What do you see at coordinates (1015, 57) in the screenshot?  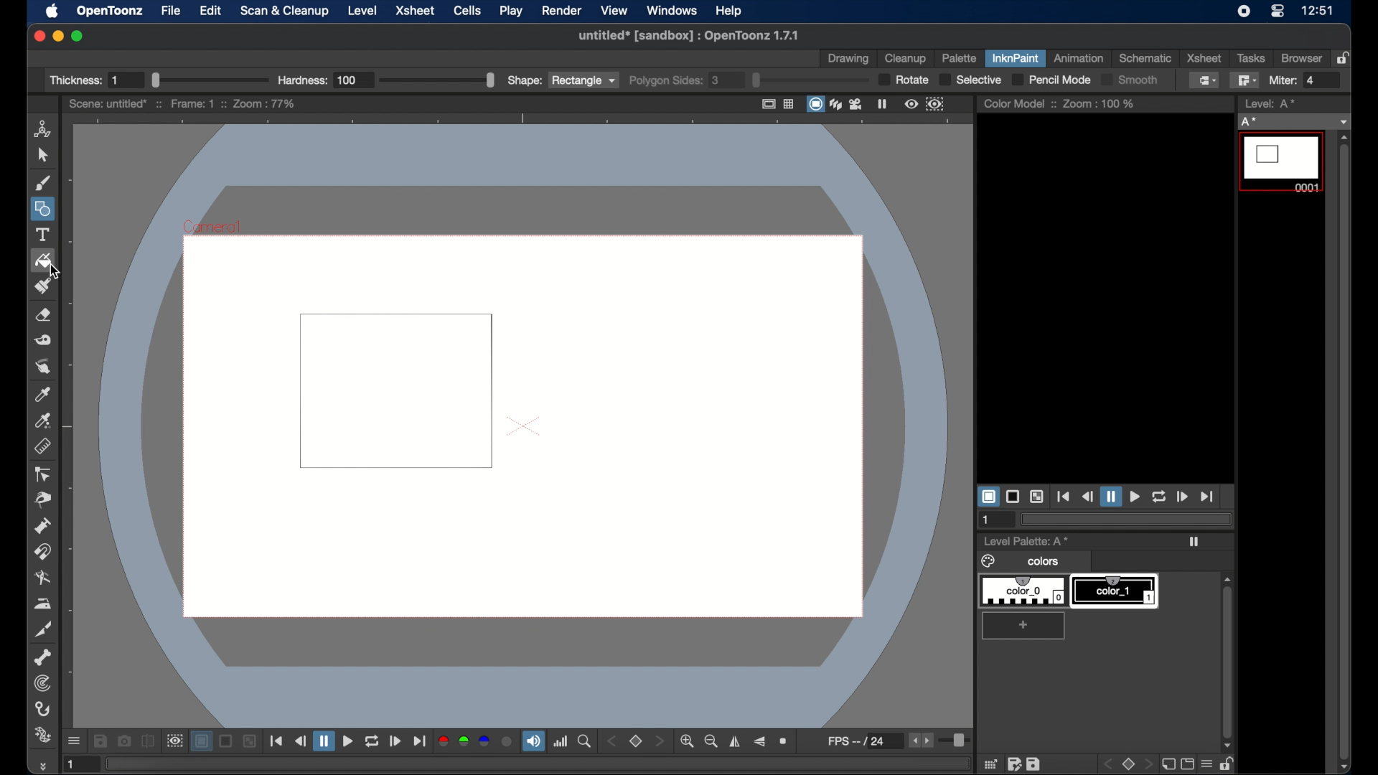 I see `inknpaint` at bounding box center [1015, 57].